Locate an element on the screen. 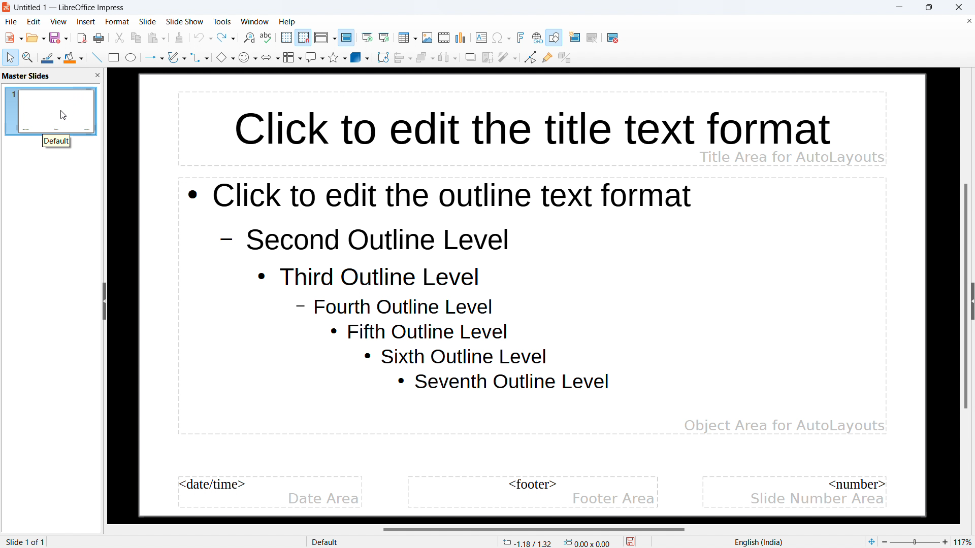 Image resolution: width=975 pixels, height=548 pixels. shadow is located at coordinates (471, 57).